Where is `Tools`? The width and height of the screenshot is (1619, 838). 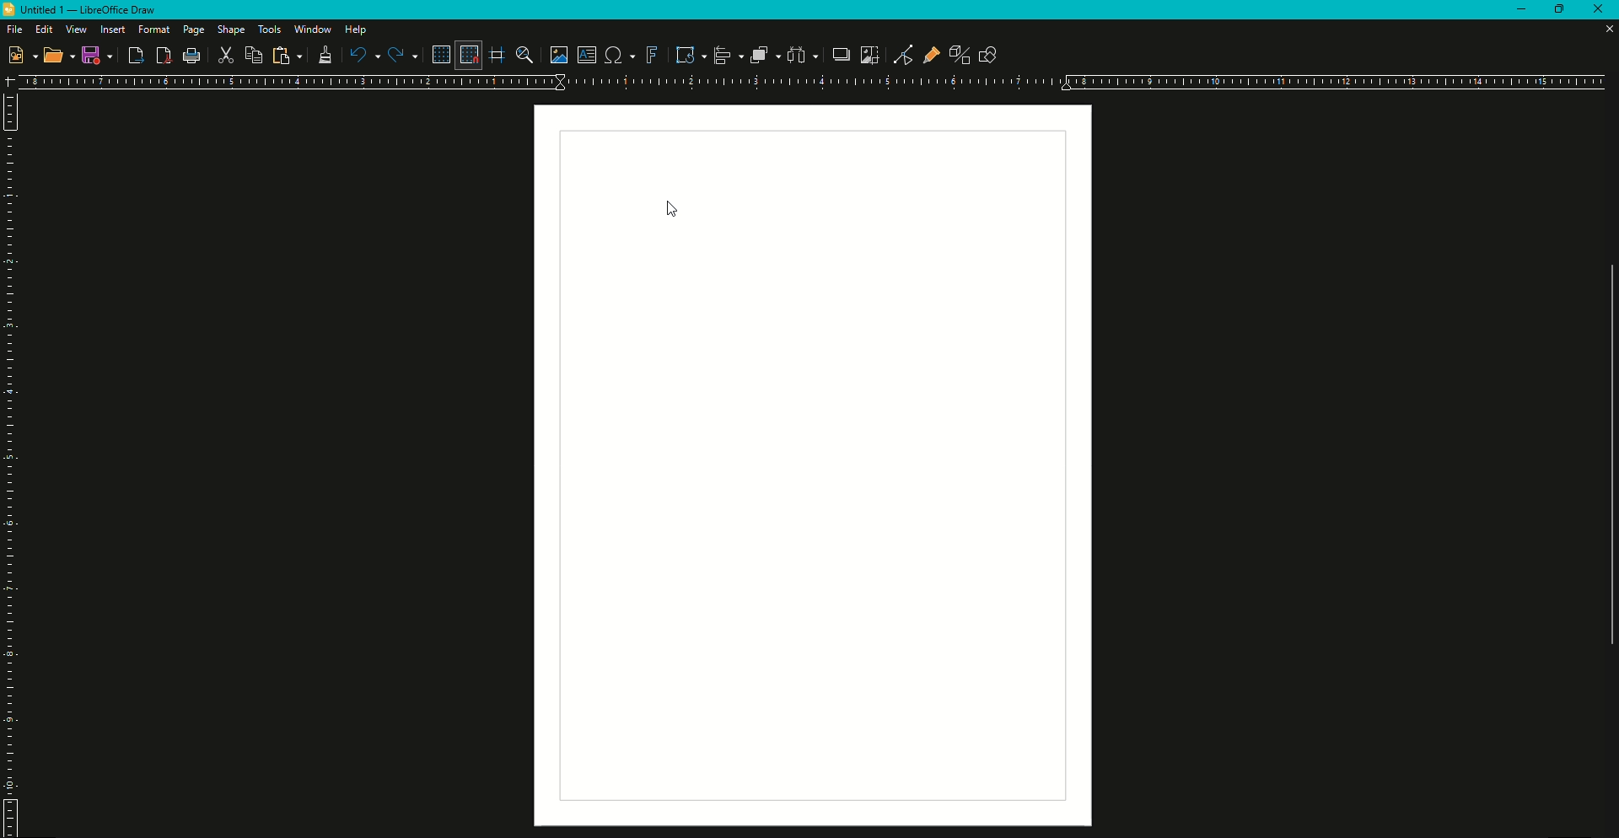 Tools is located at coordinates (271, 30).